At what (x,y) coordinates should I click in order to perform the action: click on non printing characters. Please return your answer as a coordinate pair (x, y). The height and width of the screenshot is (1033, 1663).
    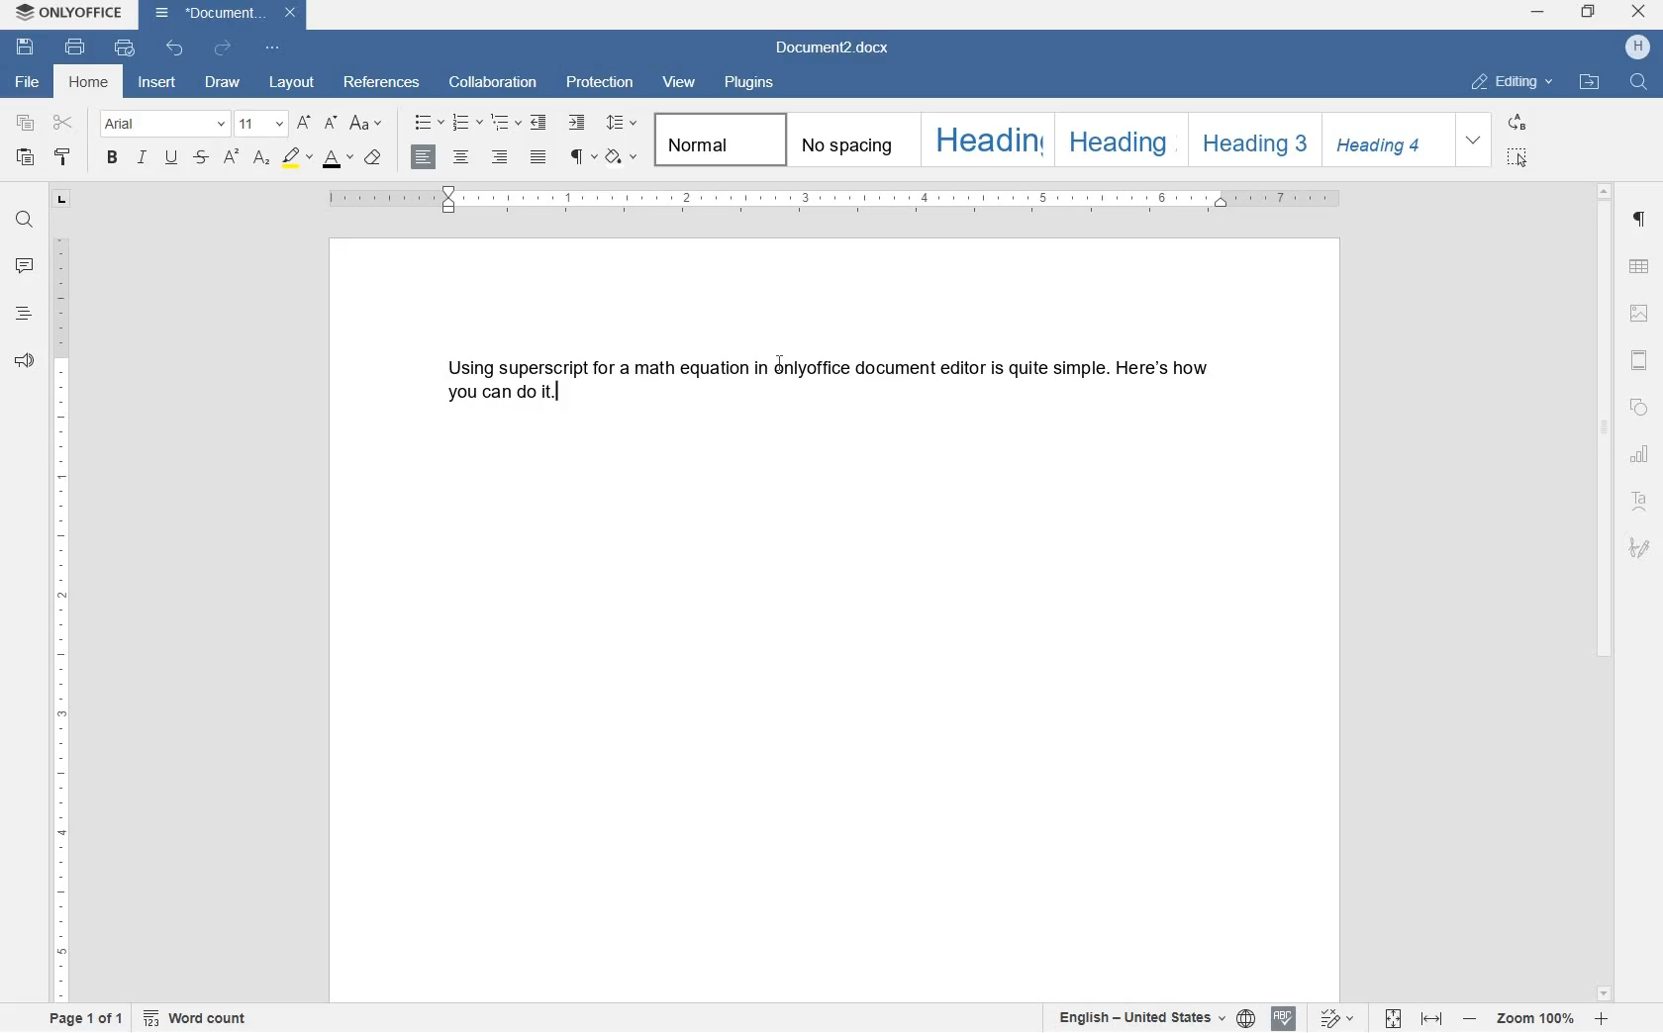
    Looking at the image, I should click on (581, 158).